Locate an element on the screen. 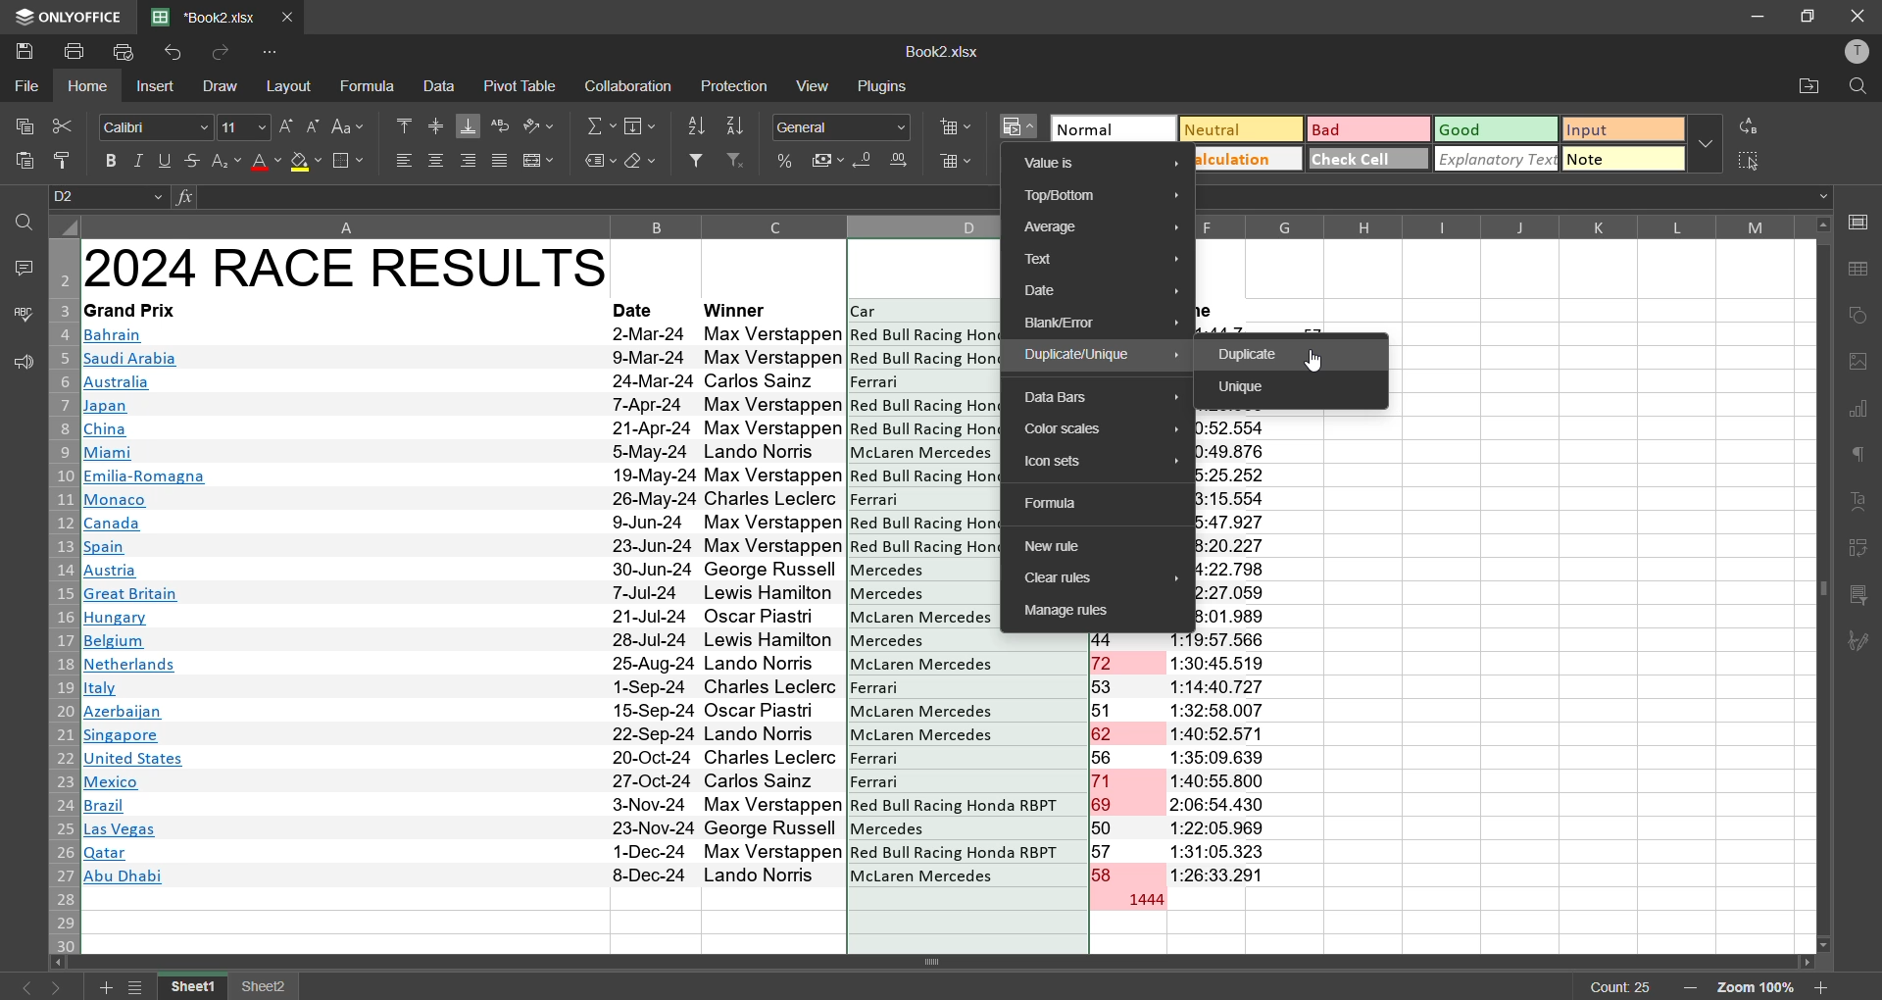 The image size is (1882, 1000). justified is located at coordinates (500, 164).